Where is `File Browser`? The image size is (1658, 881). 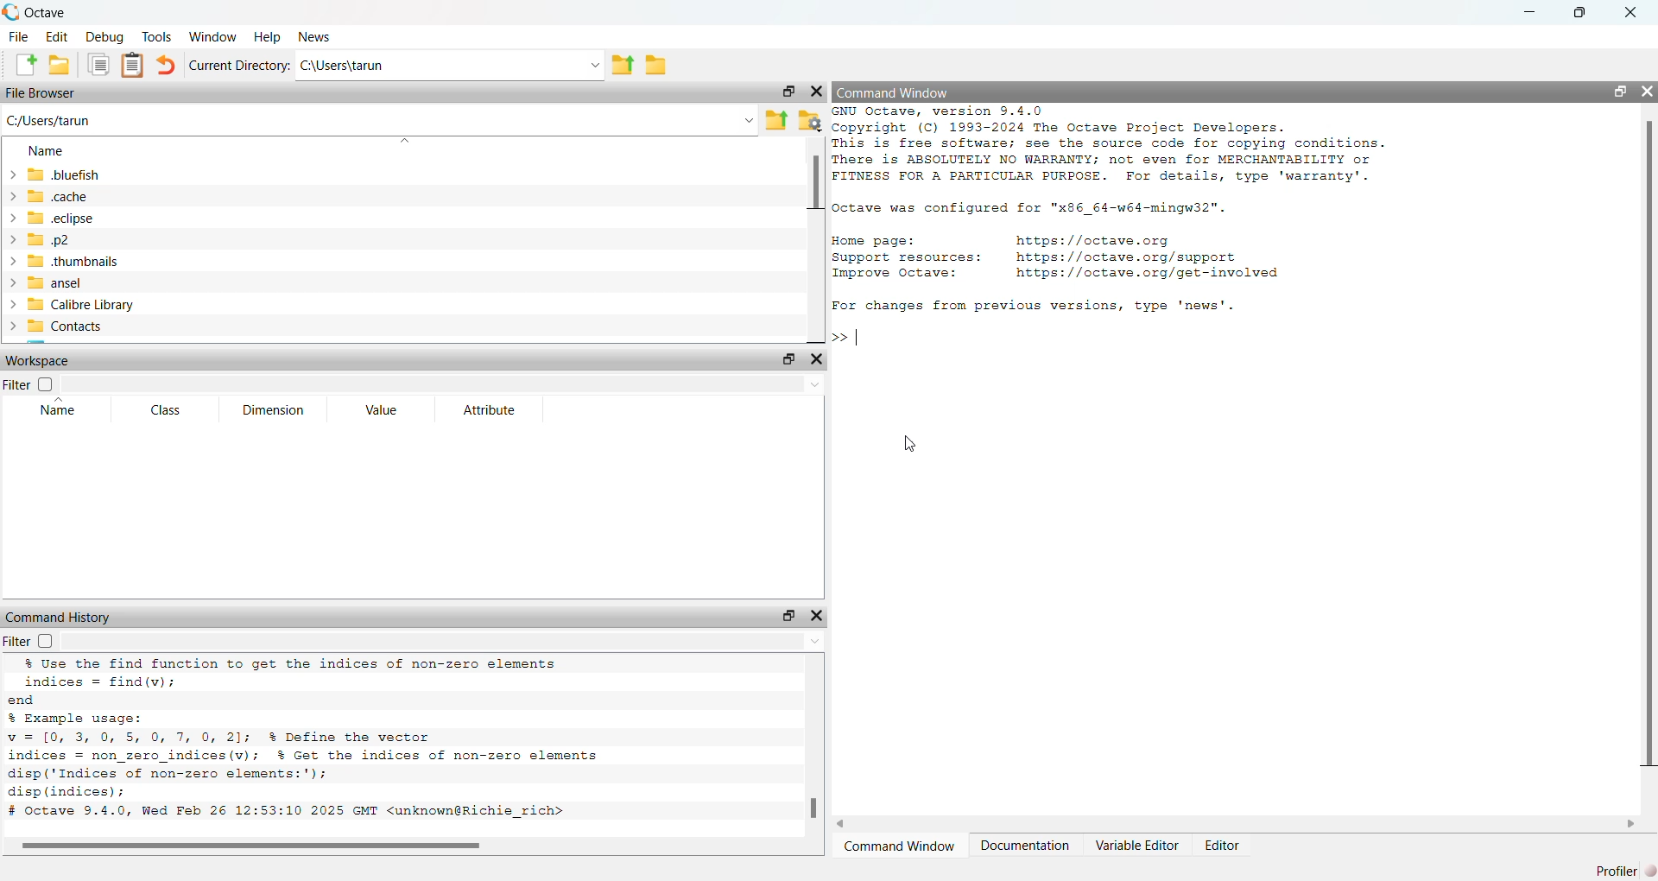
File Browser is located at coordinates (44, 94).